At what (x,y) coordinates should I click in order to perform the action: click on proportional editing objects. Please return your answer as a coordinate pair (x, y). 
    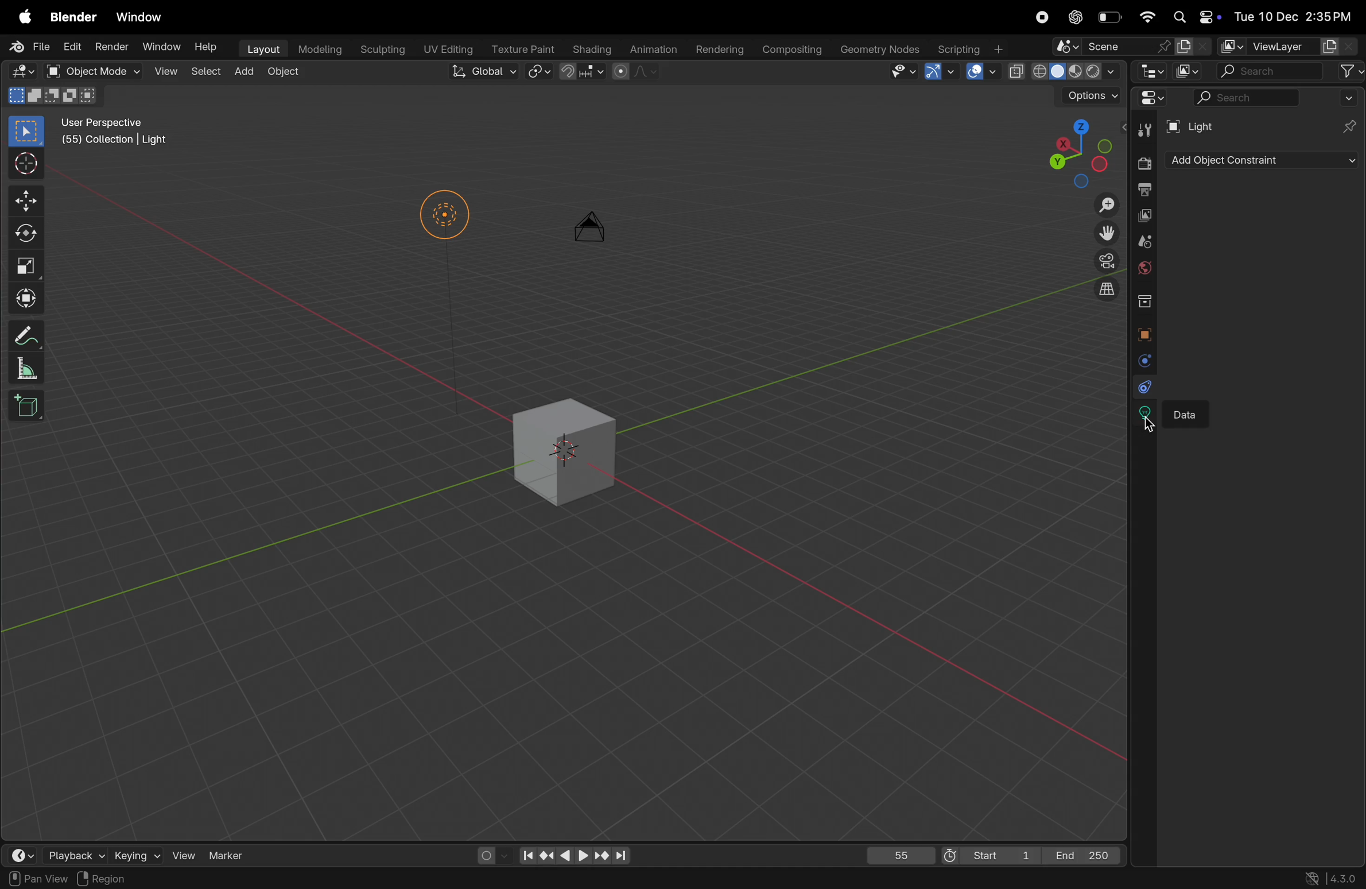
    Looking at the image, I should click on (632, 74).